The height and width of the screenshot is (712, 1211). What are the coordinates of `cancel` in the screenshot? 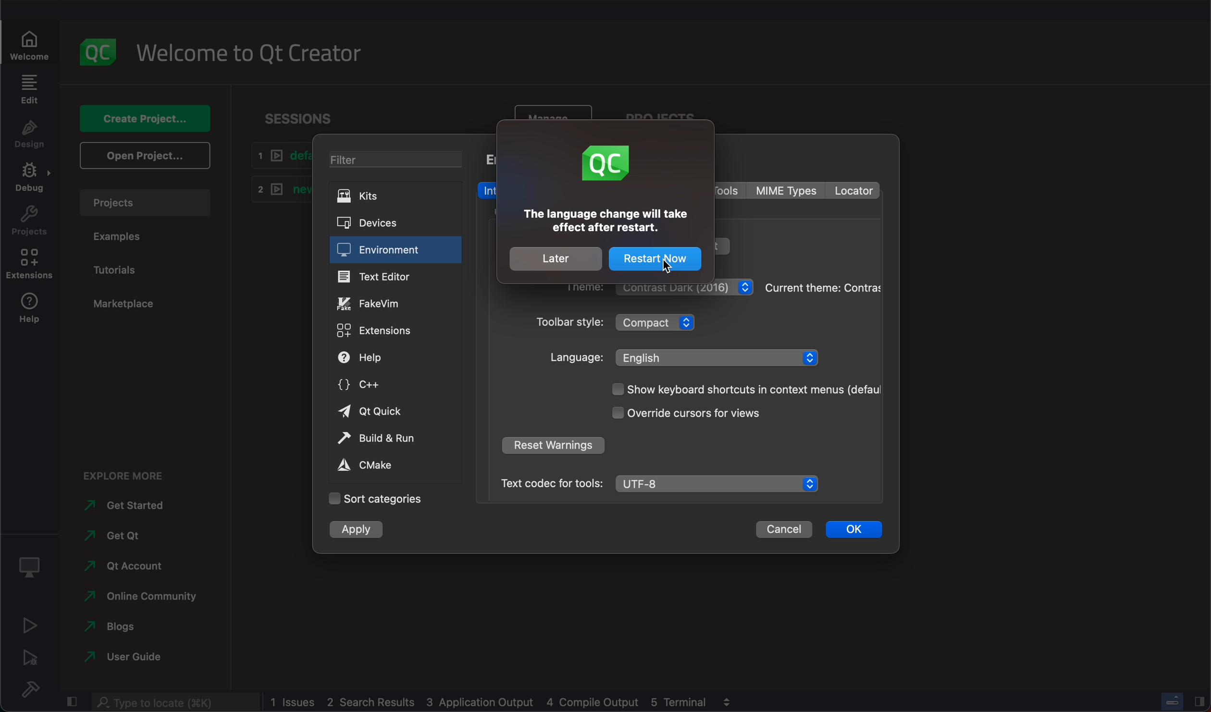 It's located at (787, 531).